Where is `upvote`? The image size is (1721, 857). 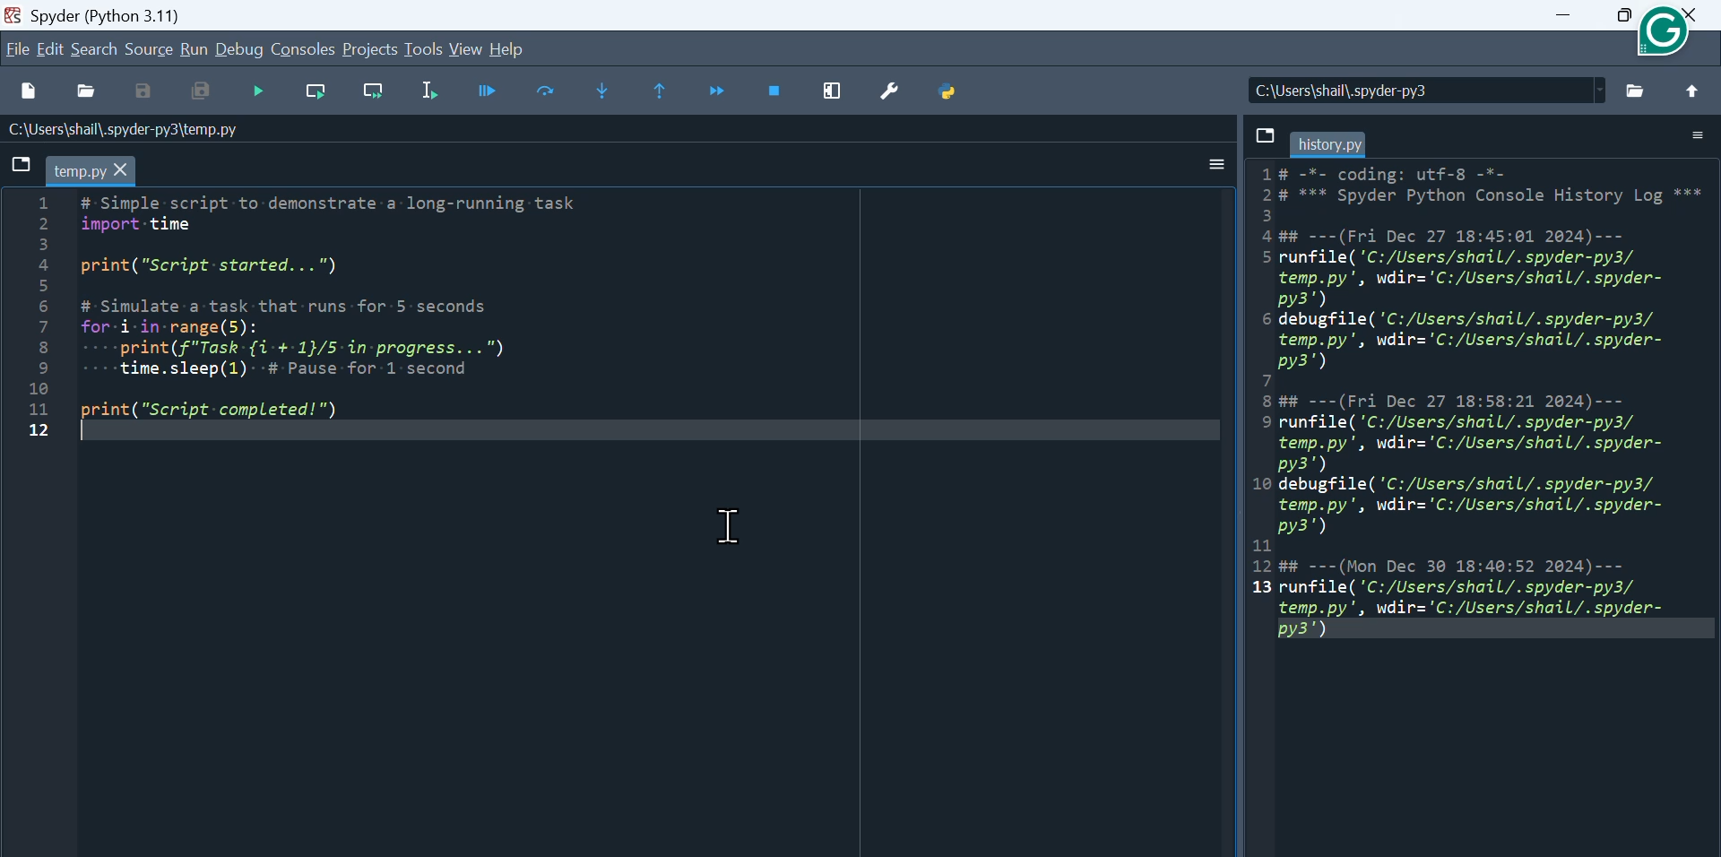 upvote is located at coordinates (1691, 91).